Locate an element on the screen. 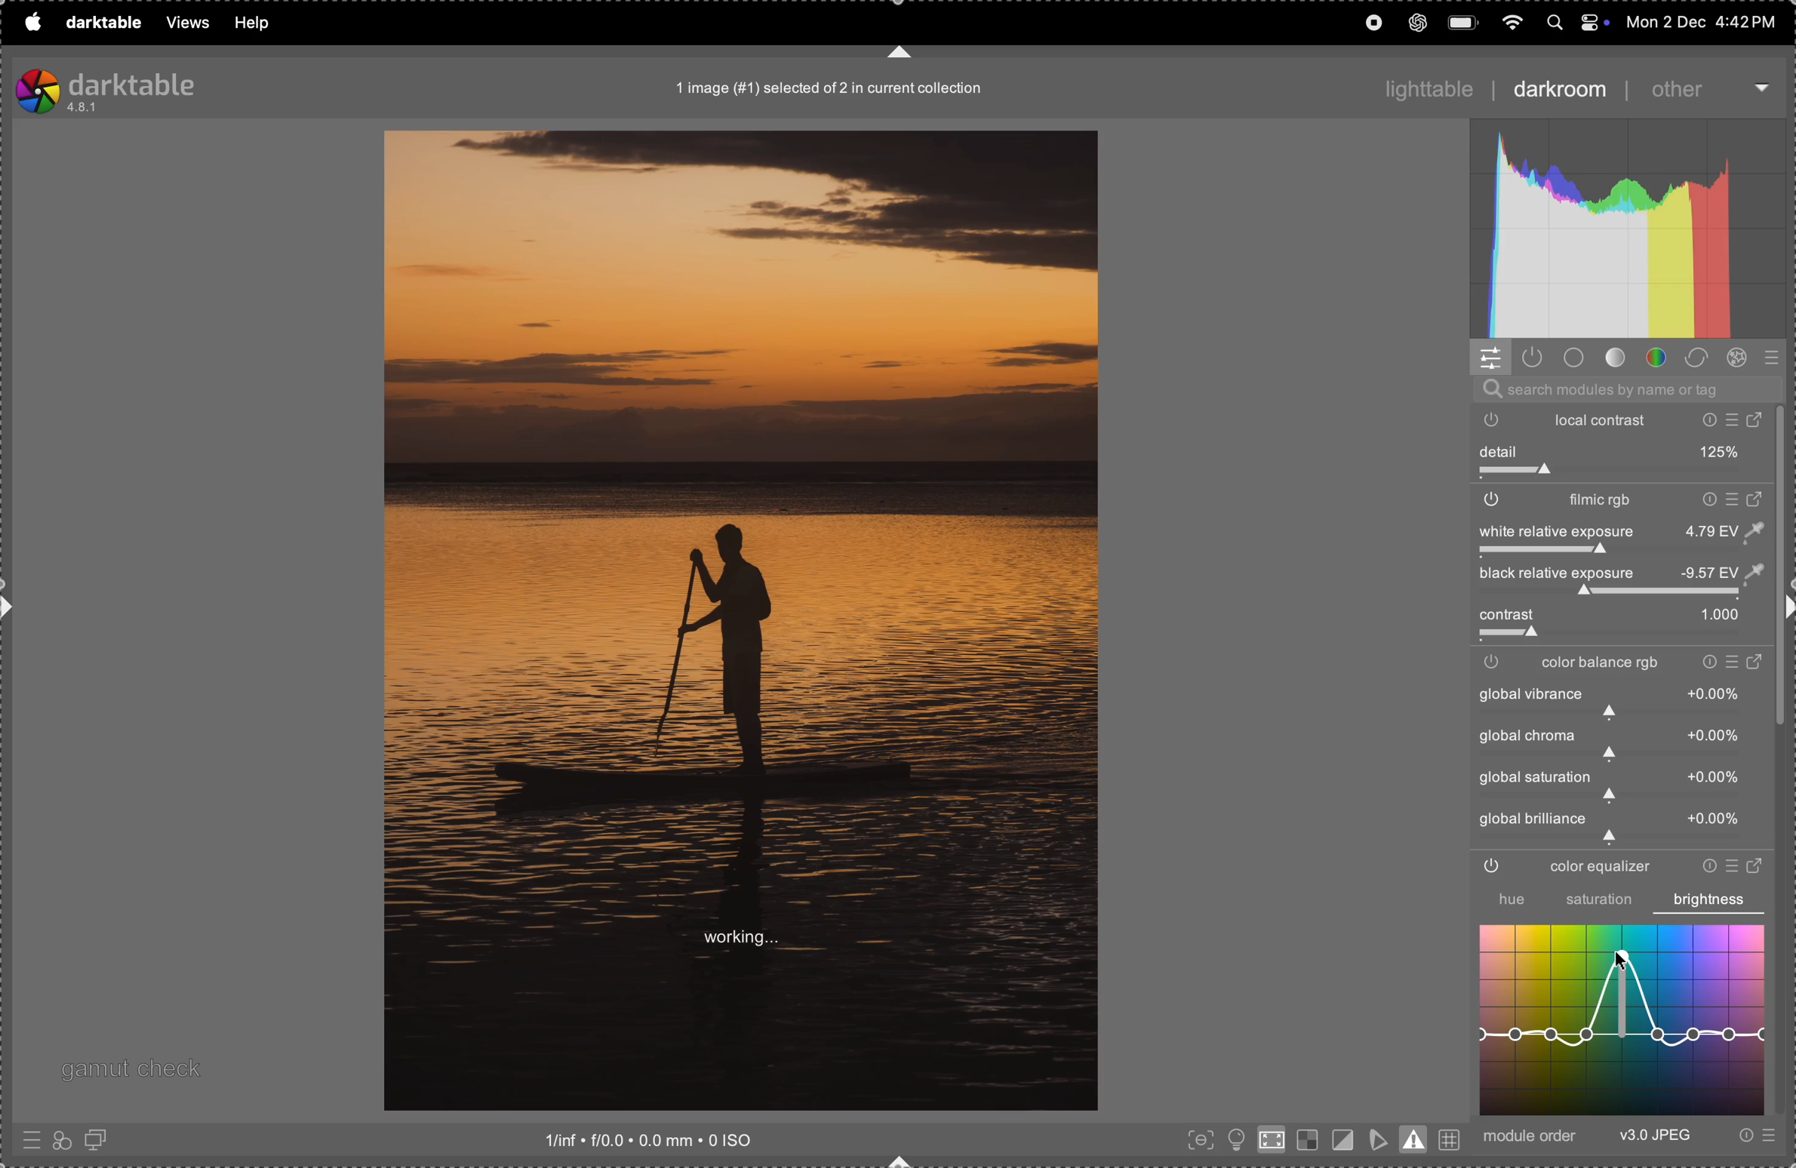  lightable is located at coordinates (1420, 84).